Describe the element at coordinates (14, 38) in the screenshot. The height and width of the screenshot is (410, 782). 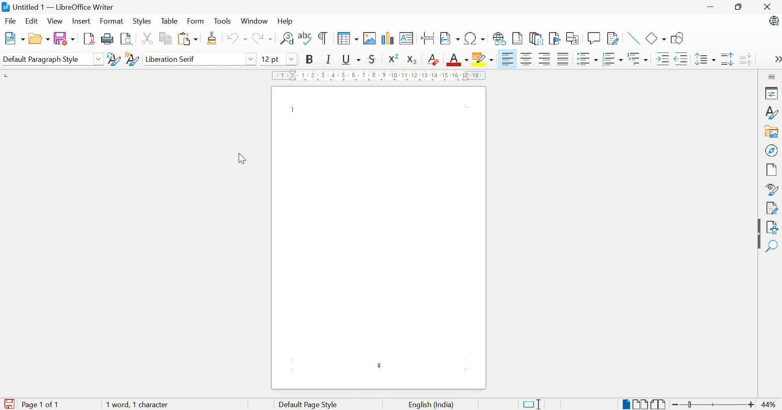
I see `New` at that location.